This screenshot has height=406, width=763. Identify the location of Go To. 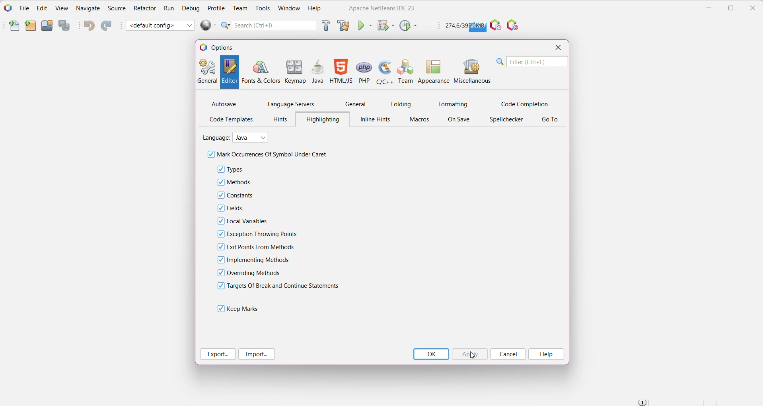
(550, 120).